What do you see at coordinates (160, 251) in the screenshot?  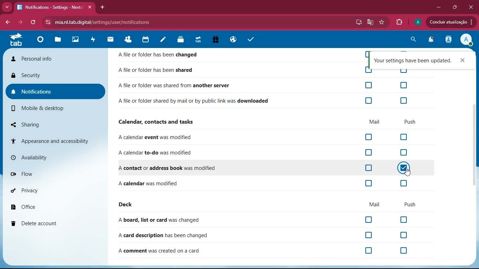 I see `A comment was created on a card` at bounding box center [160, 251].